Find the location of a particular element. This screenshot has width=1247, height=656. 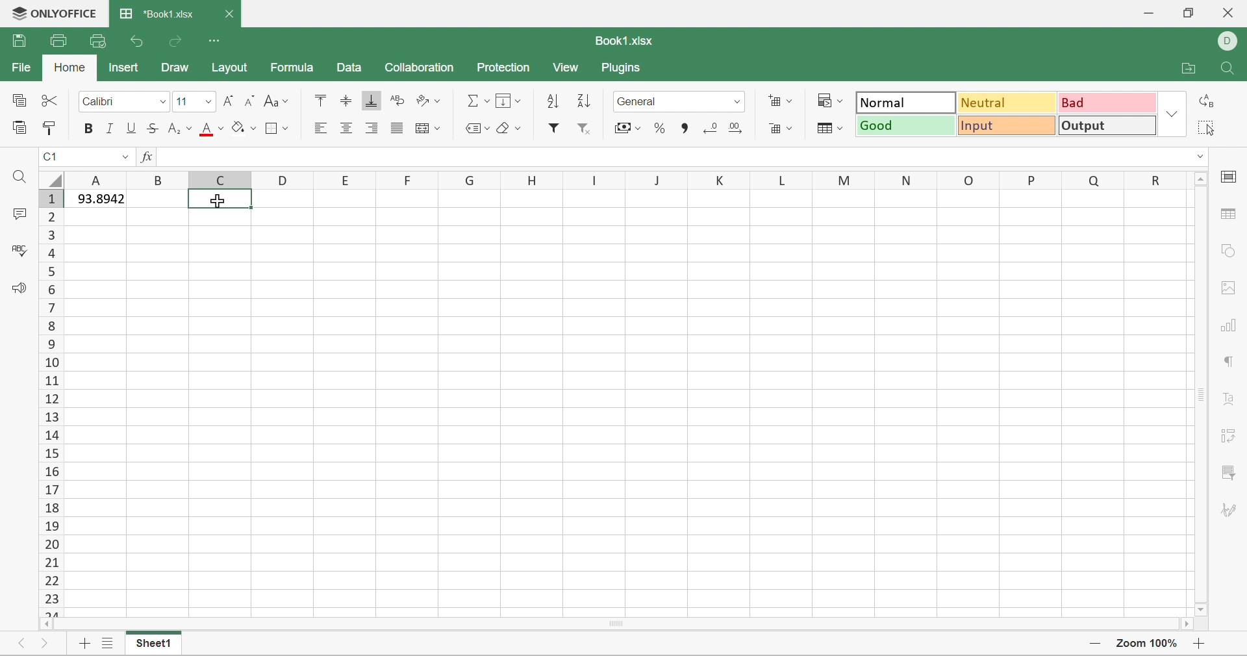

General is located at coordinates (641, 101).